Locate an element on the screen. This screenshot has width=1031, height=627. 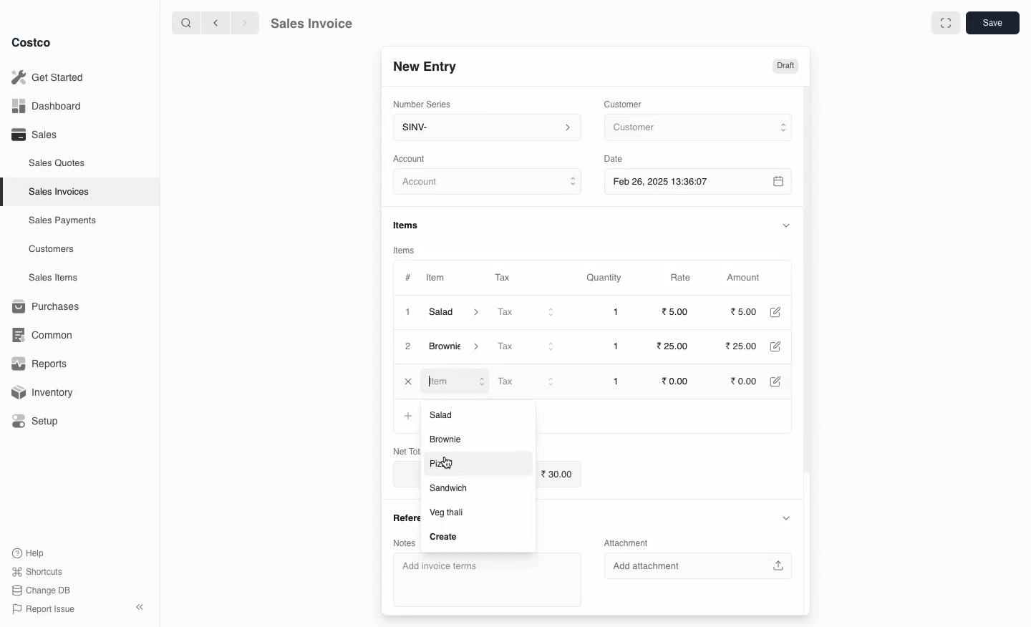
Salad is located at coordinates (455, 312).